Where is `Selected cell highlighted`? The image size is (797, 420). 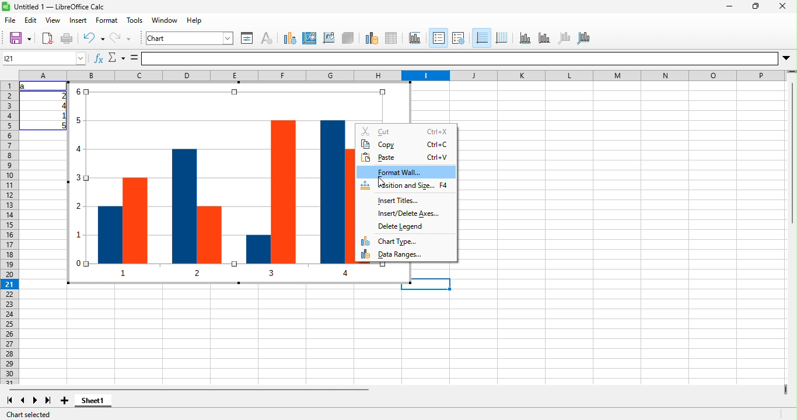 Selected cell highlighted is located at coordinates (432, 284).